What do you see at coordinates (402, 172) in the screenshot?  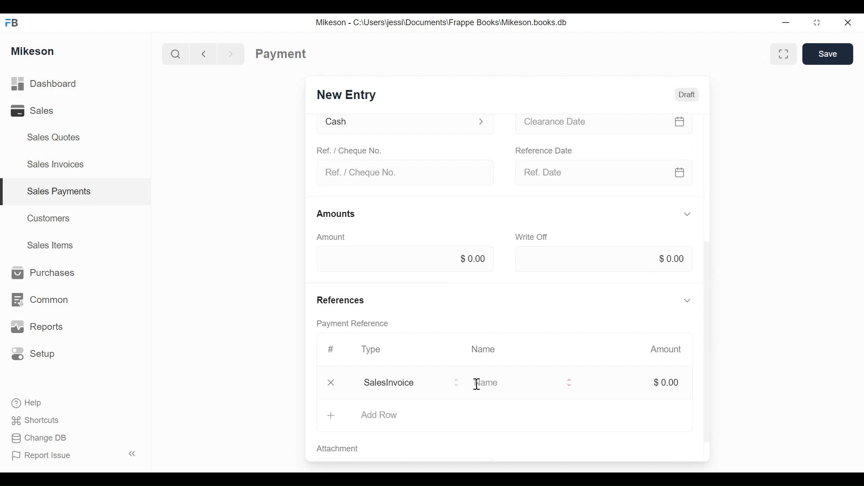 I see `Ref. / Cheque No.` at bounding box center [402, 172].